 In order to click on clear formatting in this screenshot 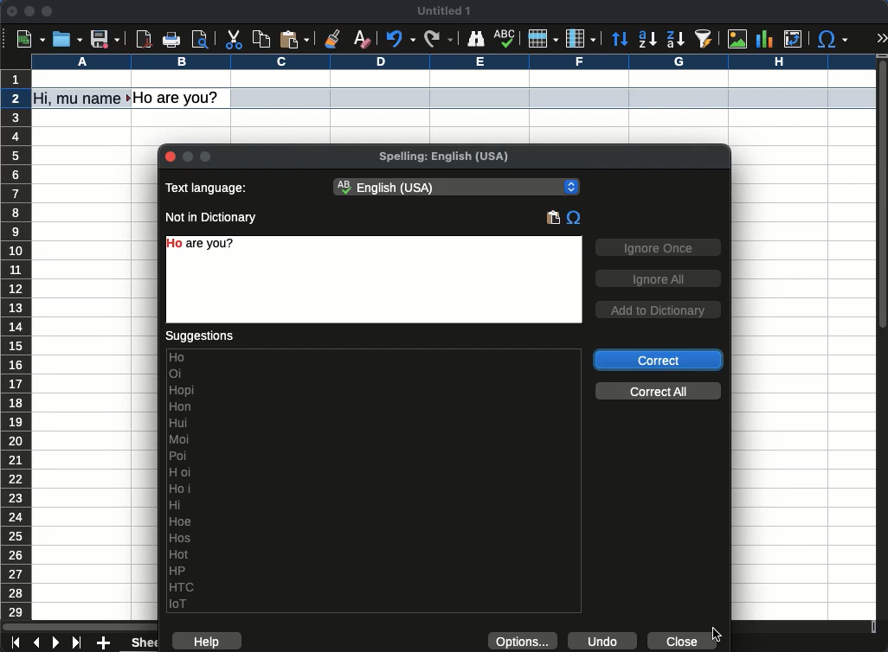, I will do `click(364, 37)`.